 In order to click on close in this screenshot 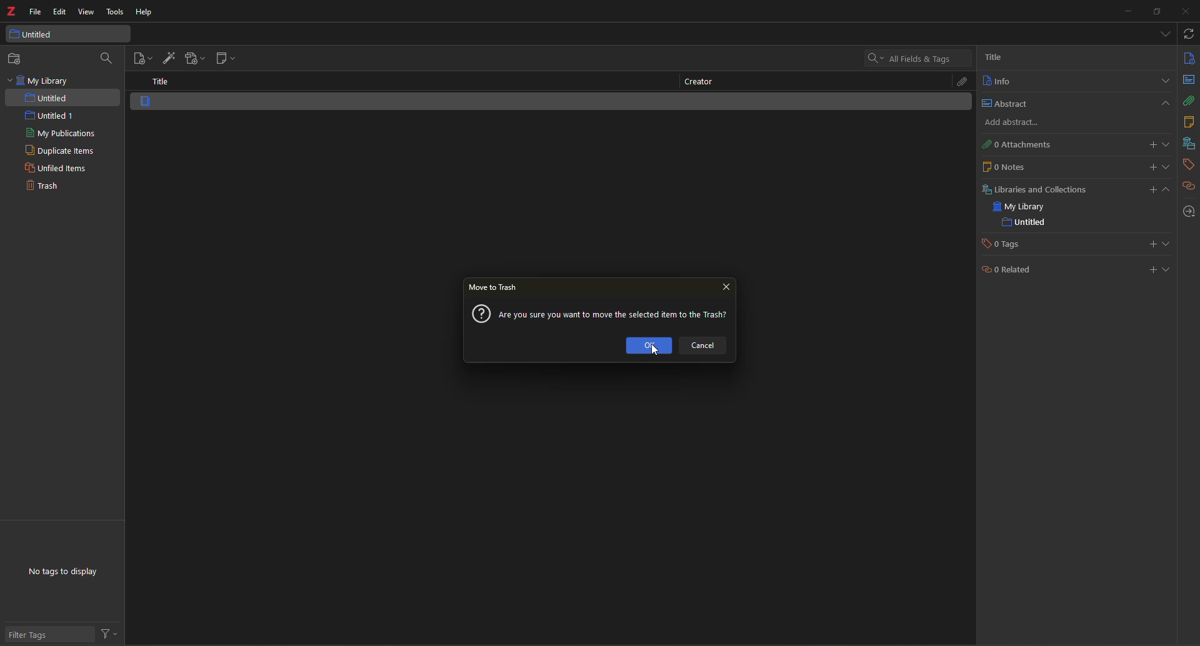, I will do `click(728, 288)`.